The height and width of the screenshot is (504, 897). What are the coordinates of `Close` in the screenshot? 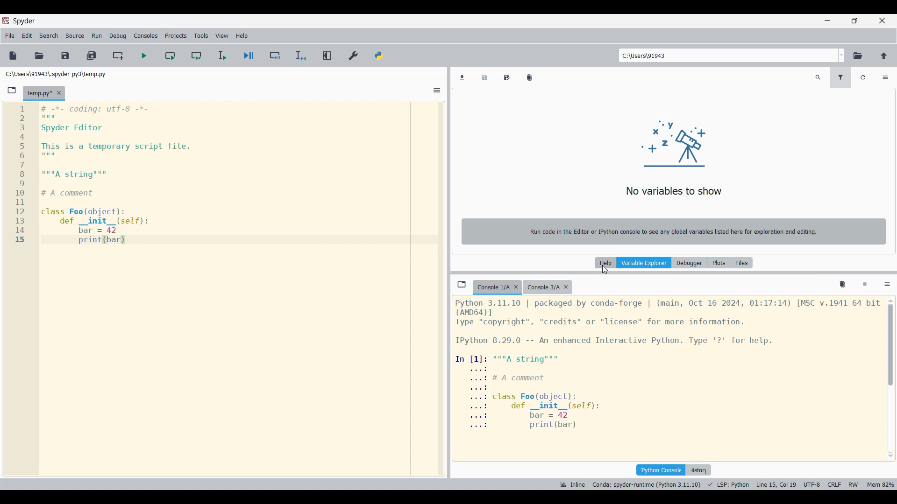 It's located at (59, 92).